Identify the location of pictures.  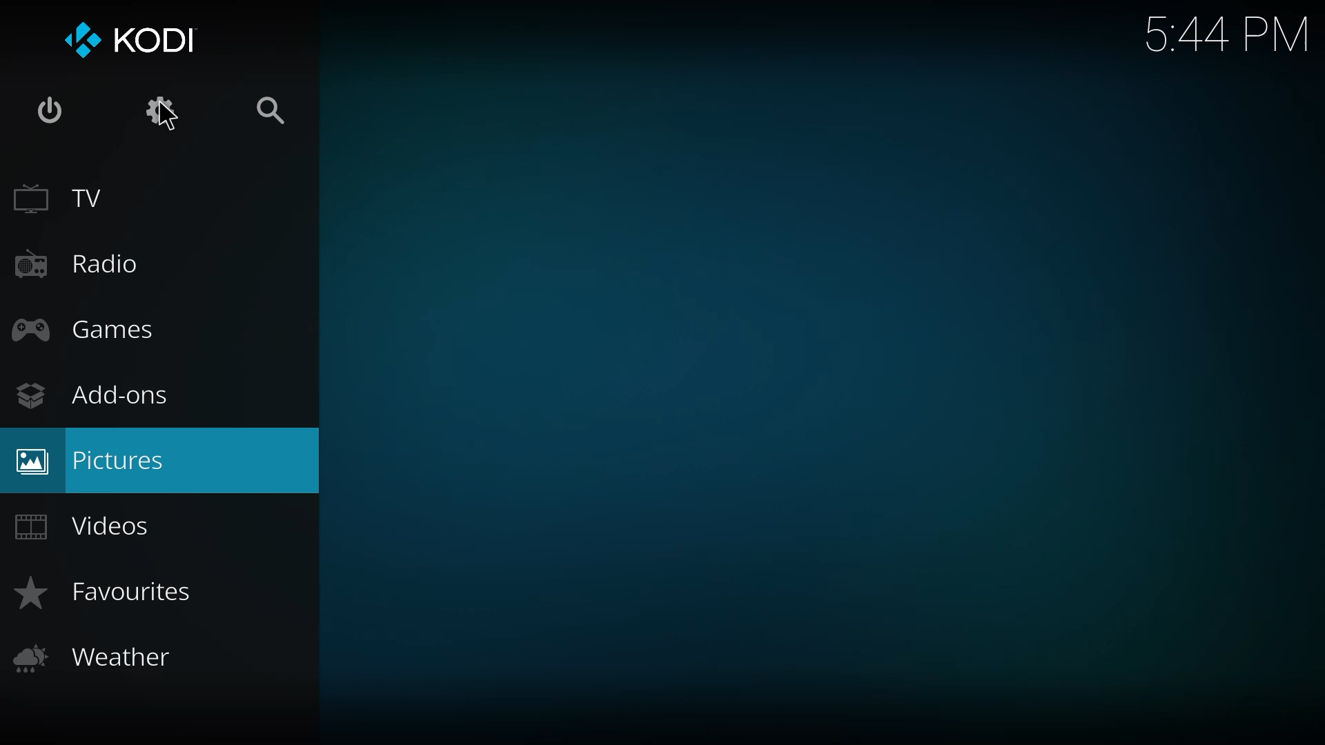
(97, 461).